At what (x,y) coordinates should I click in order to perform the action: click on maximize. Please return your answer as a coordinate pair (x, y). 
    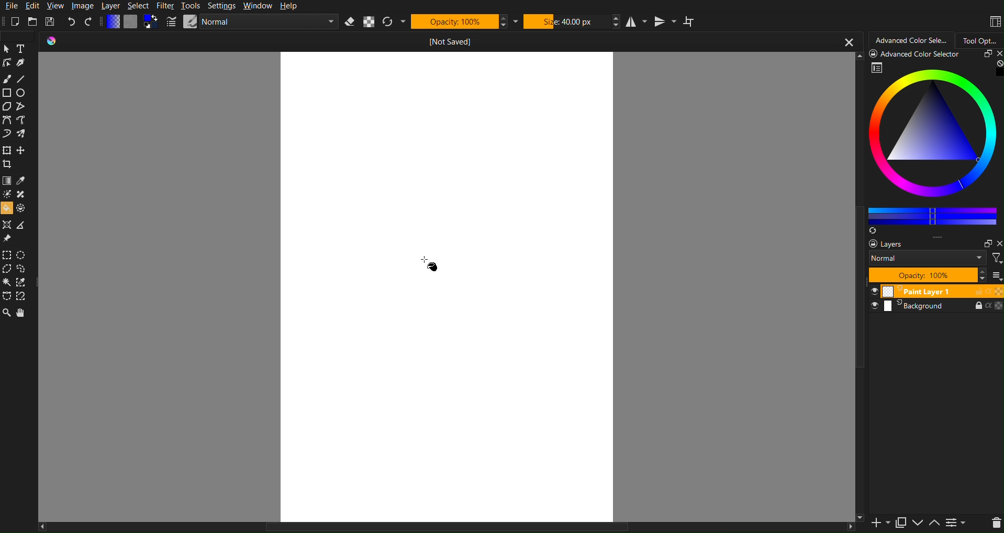
    Looking at the image, I should click on (983, 54).